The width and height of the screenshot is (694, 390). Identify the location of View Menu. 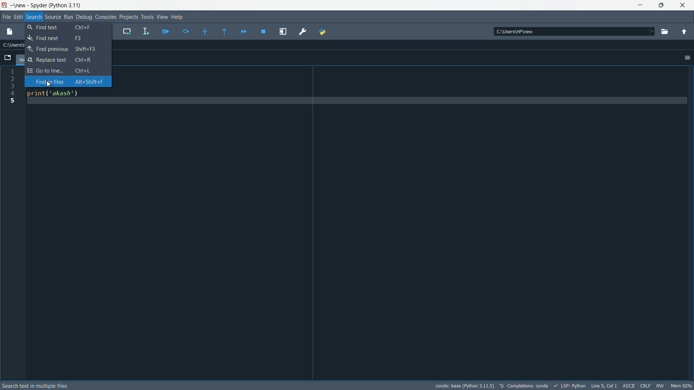
(162, 17).